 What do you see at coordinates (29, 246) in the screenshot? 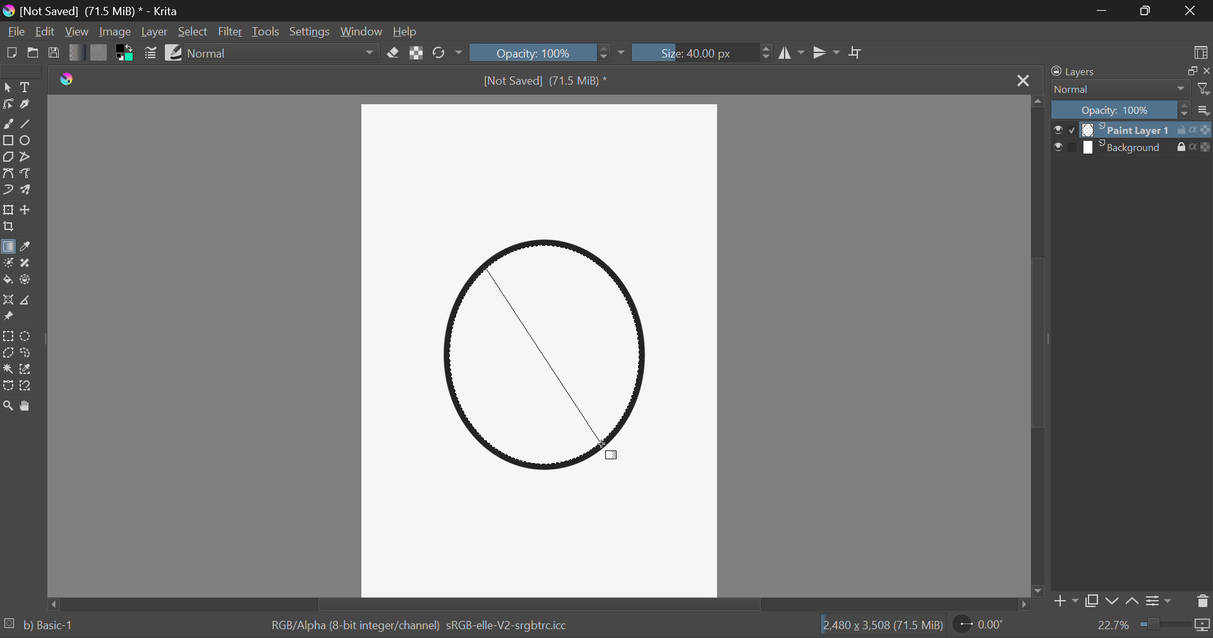
I see `Eyedropper` at bounding box center [29, 246].